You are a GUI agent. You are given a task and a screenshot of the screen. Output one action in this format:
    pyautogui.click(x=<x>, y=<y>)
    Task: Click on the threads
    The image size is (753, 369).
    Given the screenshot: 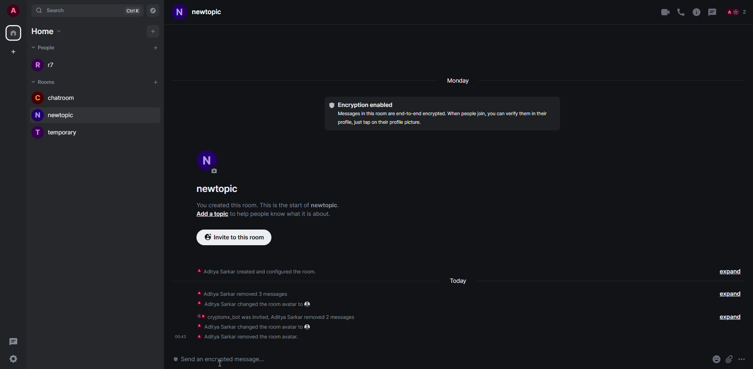 What is the action you would take?
    pyautogui.click(x=712, y=11)
    